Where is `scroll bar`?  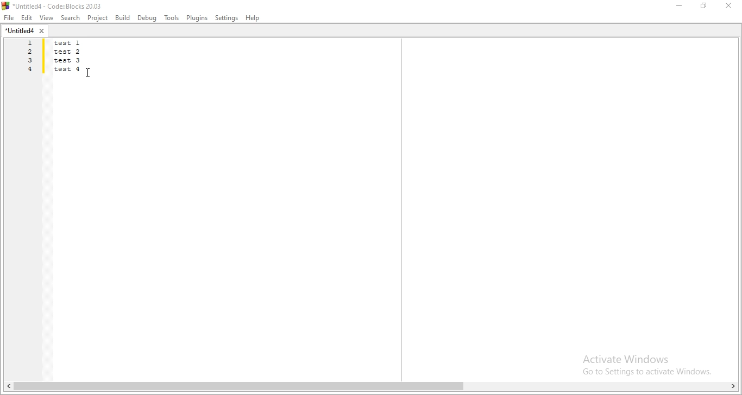
scroll bar is located at coordinates (371, 387).